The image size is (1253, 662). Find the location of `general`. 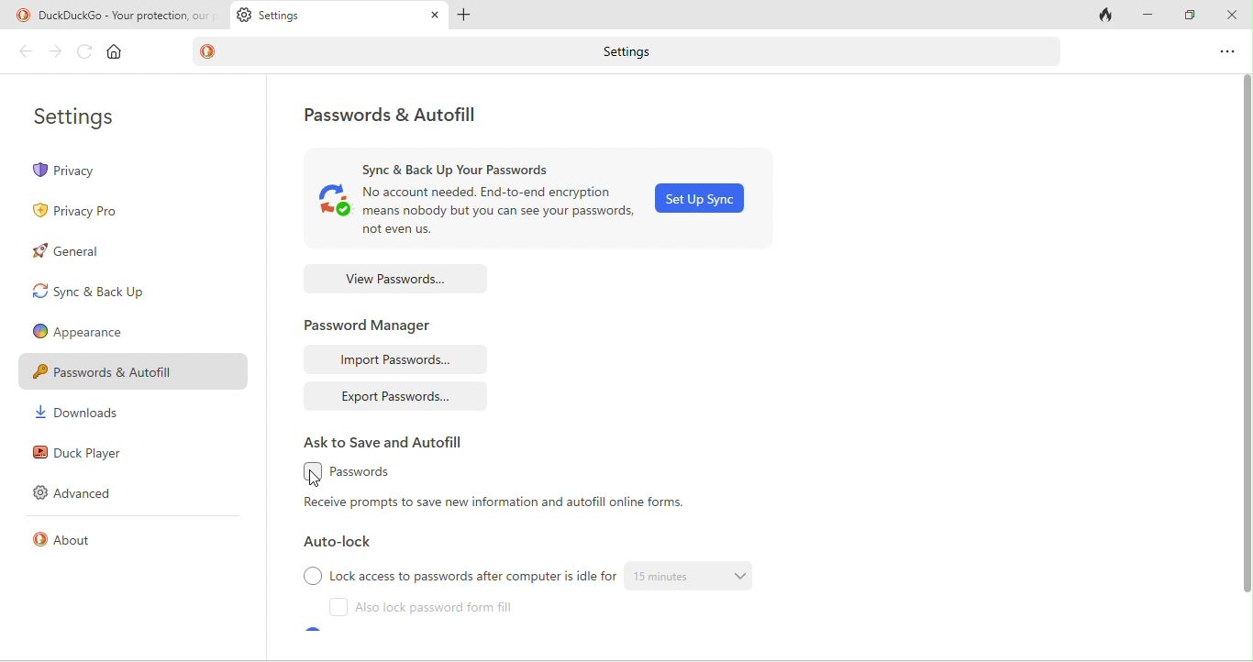

general is located at coordinates (68, 251).